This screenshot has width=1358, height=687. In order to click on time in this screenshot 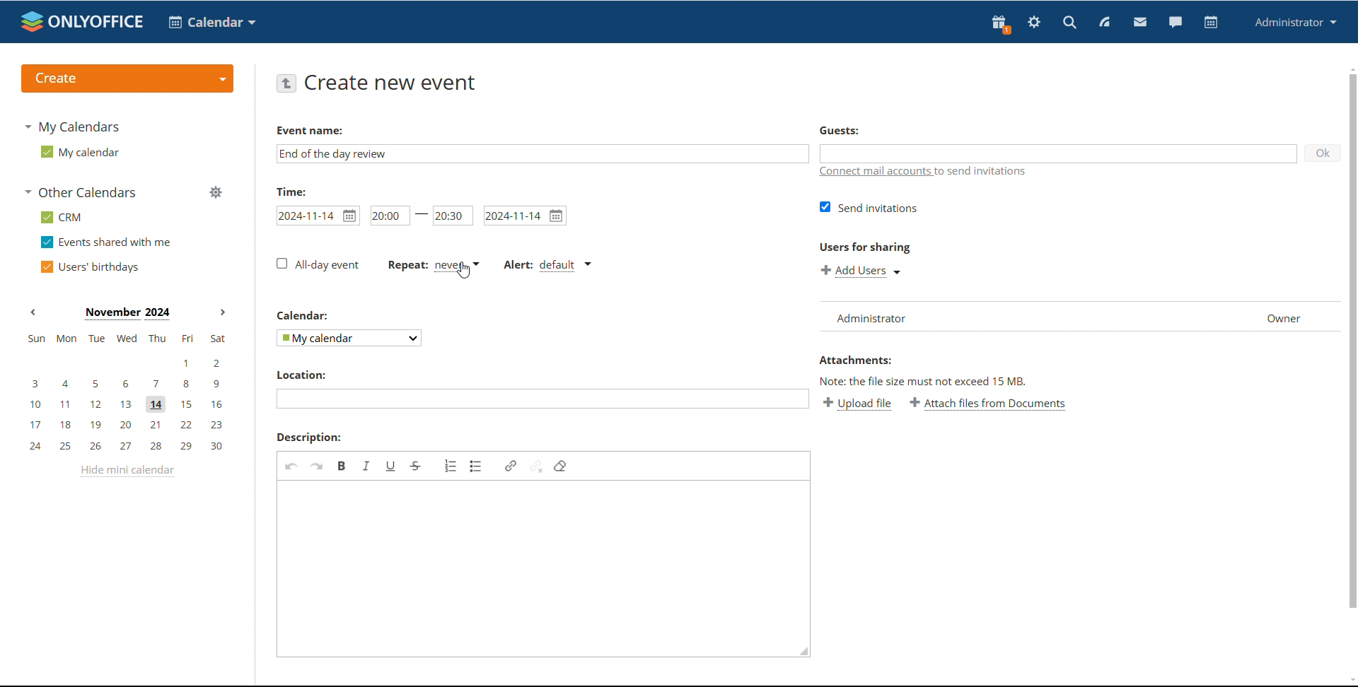, I will do `click(291, 191)`.